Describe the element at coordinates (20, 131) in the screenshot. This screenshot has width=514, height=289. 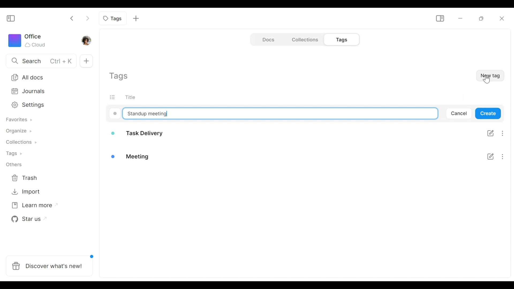
I see `Organize` at that location.